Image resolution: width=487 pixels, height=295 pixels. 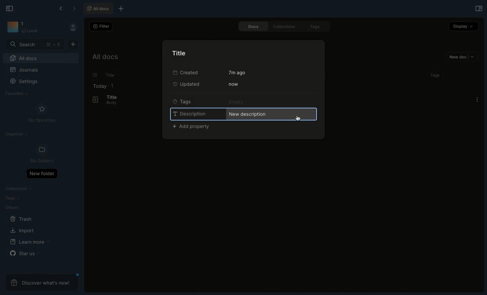 I want to click on Title, so click(x=109, y=75).